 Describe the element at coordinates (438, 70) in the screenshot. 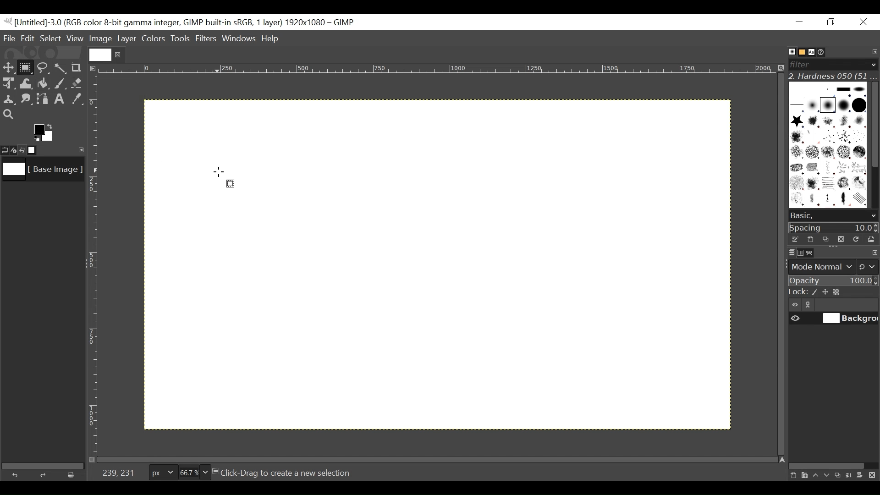

I see `Horizontal ruler` at that location.